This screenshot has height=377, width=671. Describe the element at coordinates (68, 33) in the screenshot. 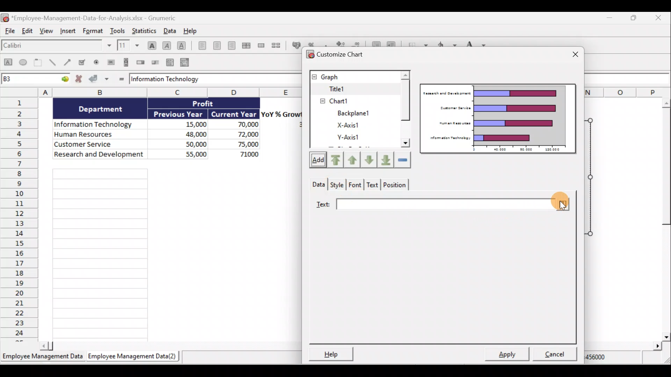

I see `Insert` at that location.